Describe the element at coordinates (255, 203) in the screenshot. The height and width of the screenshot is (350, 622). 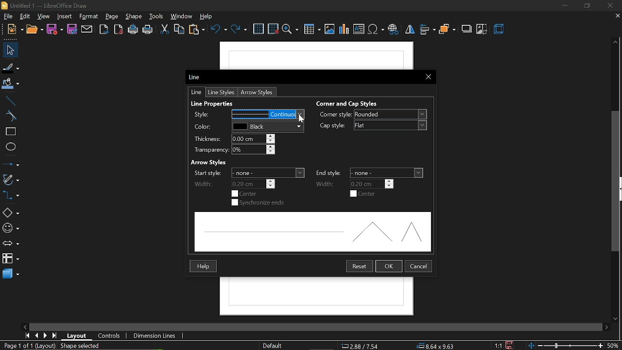
I see `synchronize ends` at that location.